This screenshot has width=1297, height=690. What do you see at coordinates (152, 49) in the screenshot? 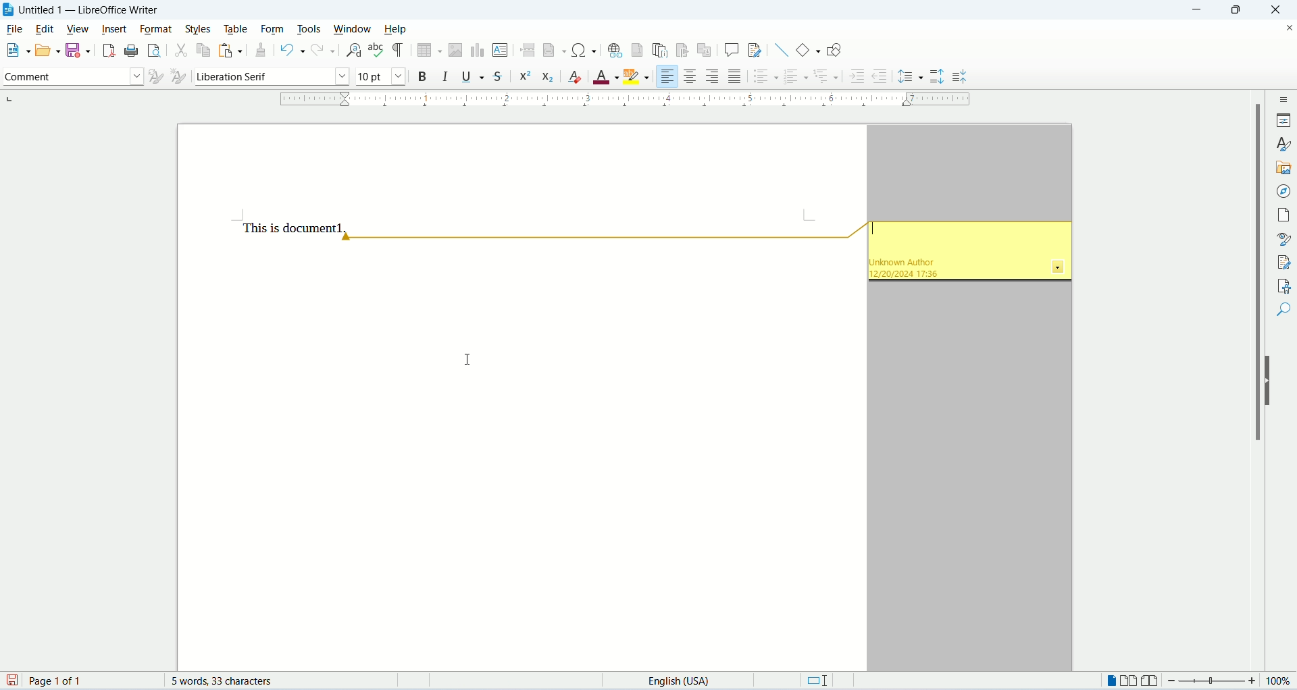
I see `print preview` at bounding box center [152, 49].